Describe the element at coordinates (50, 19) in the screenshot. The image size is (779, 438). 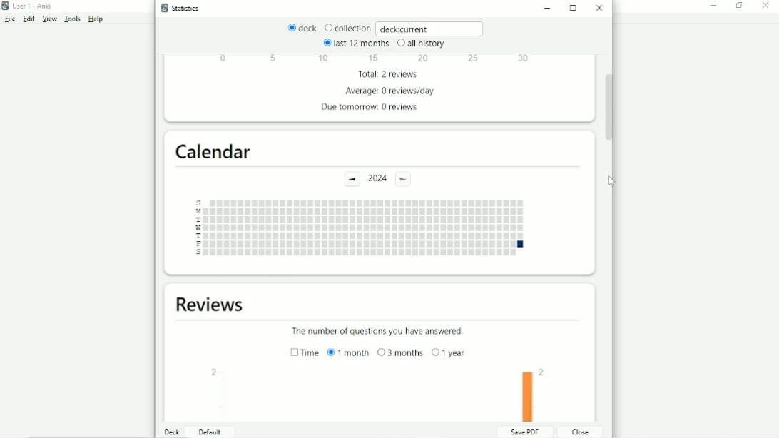
I see `View` at that location.